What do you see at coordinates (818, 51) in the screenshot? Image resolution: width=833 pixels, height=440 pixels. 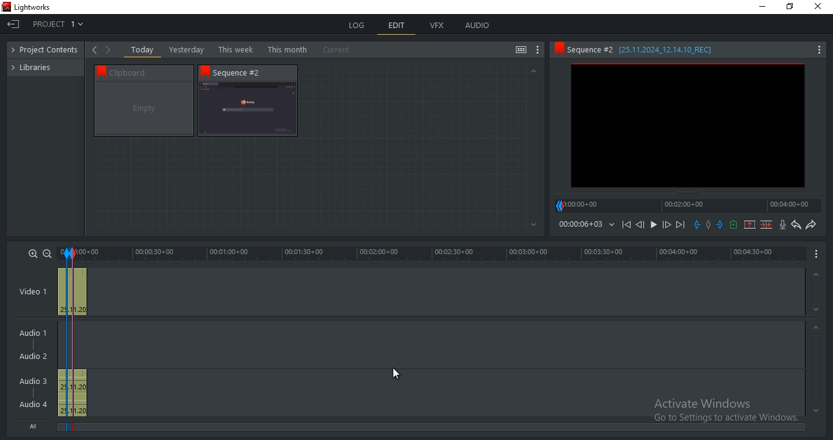 I see `Show settings menu` at bounding box center [818, 51].